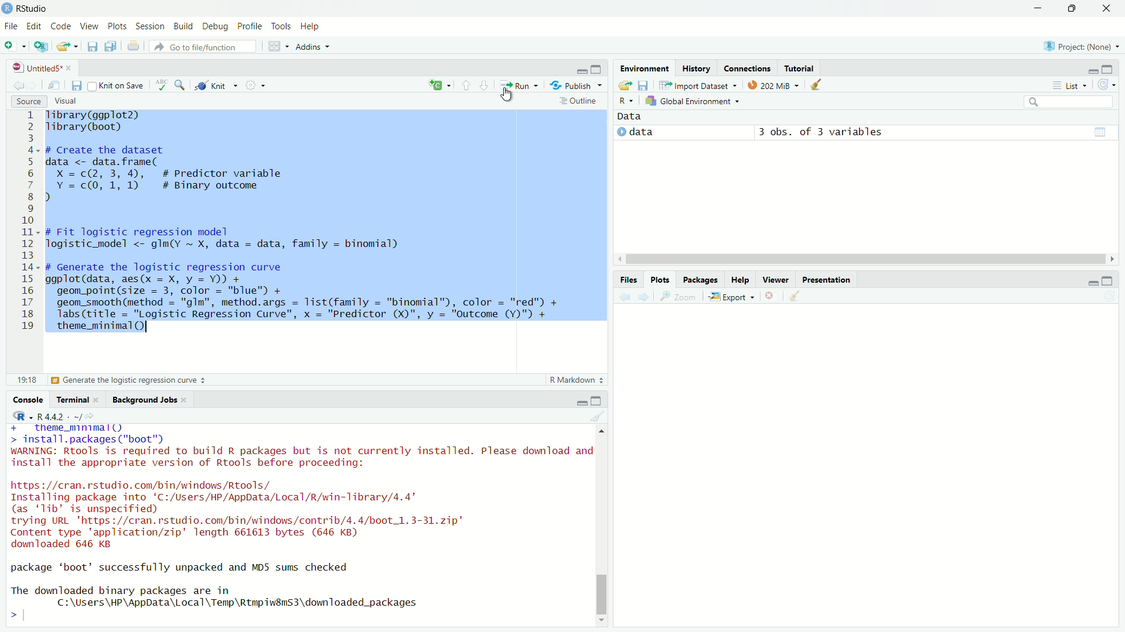  What do you see at coordinates (601, 525) in the screenshot?
I see `vertical scroll bar` at bounding box center [601, 525].